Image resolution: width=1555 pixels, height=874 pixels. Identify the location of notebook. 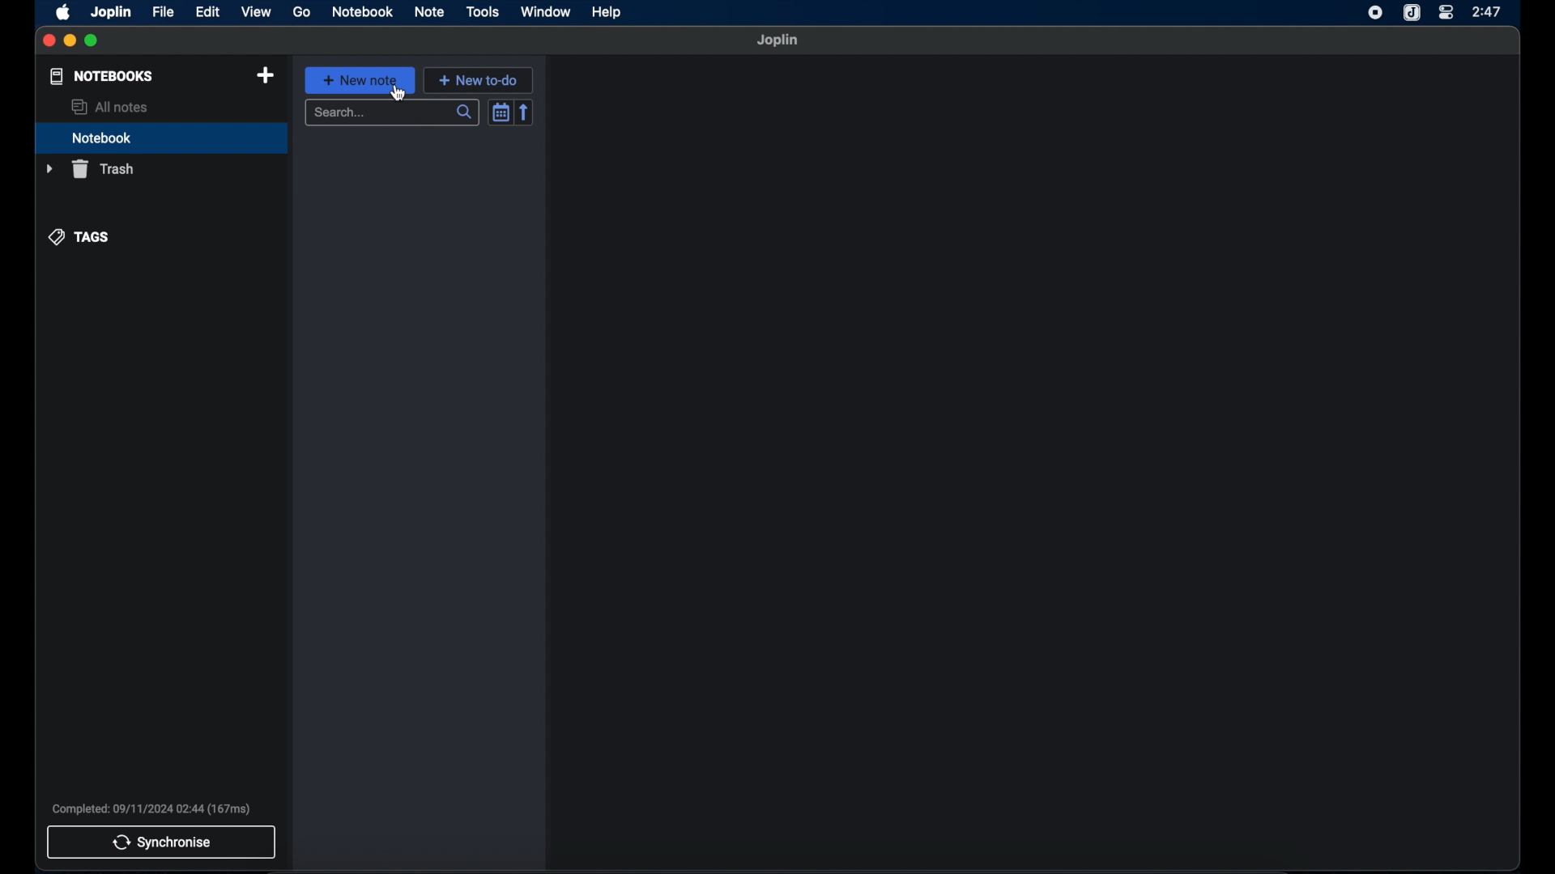
(161, 138).